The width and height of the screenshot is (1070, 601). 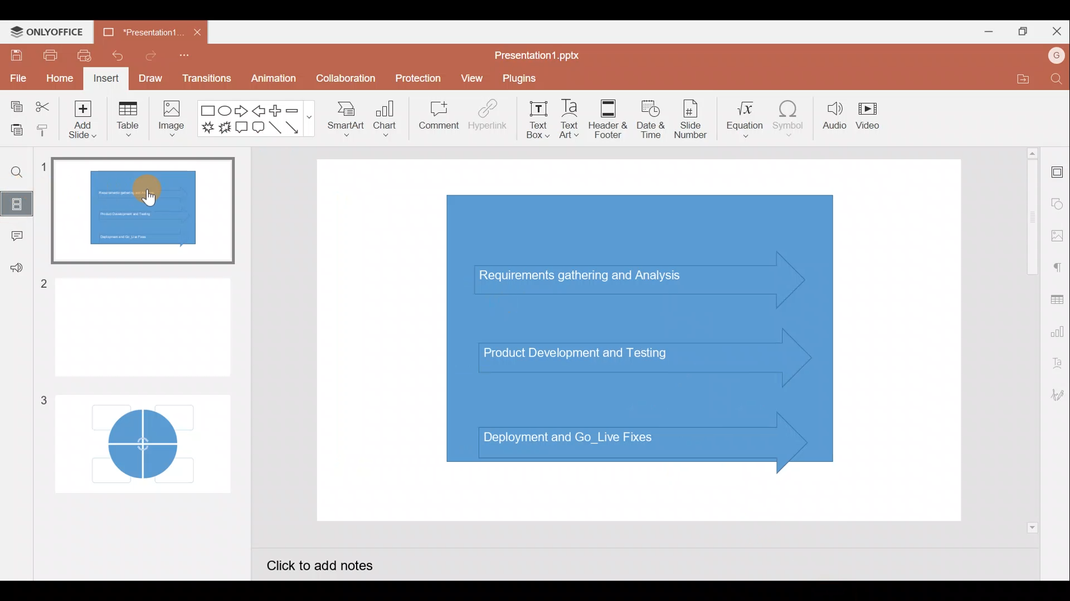 What do you see at coordinates (298, 111) in the screenshot?
I see `Minus` at bounding box center [298, 111].